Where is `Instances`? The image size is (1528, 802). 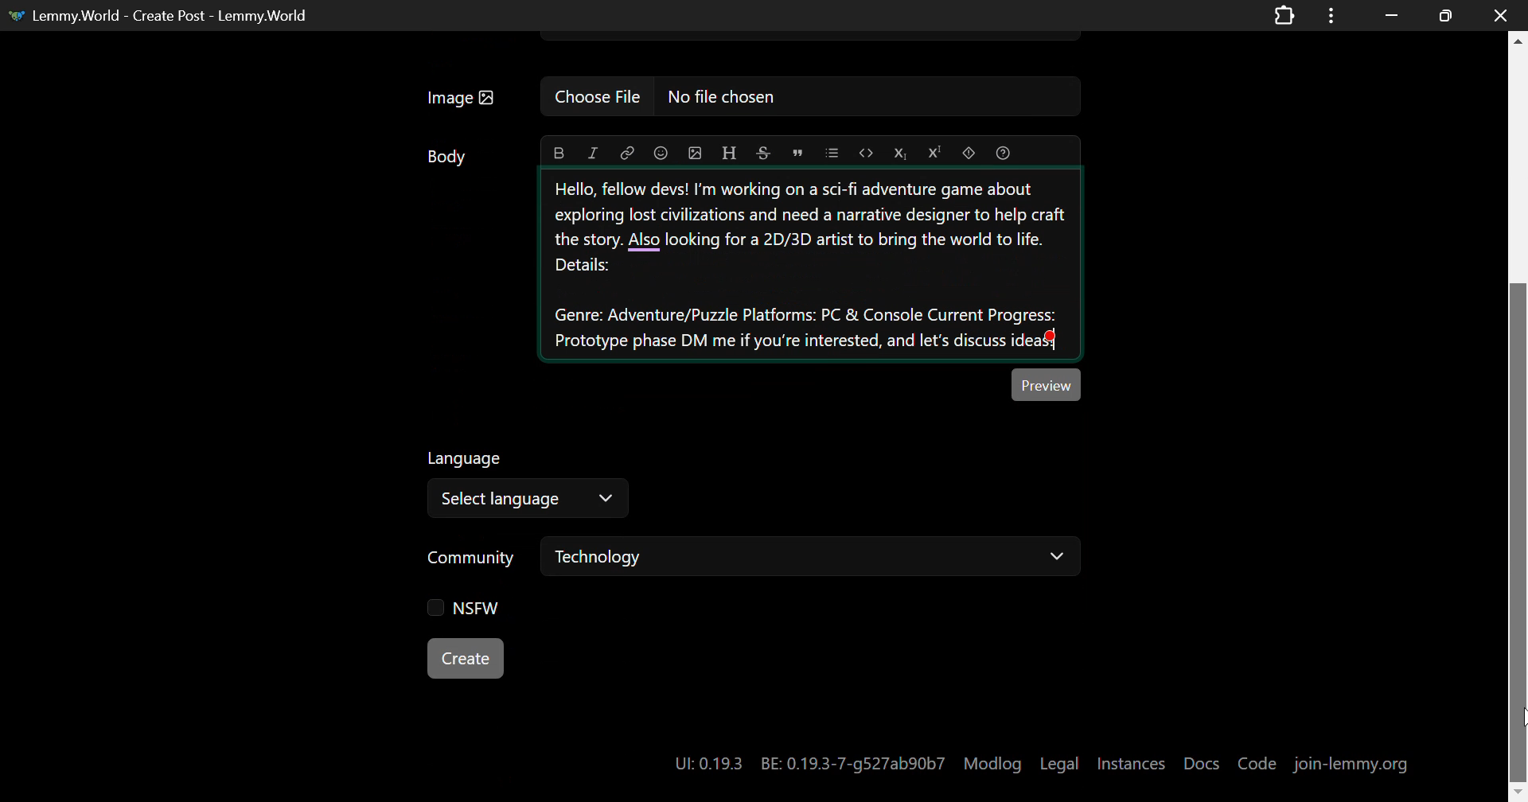 Instances is located at coordinates (1133, 761).